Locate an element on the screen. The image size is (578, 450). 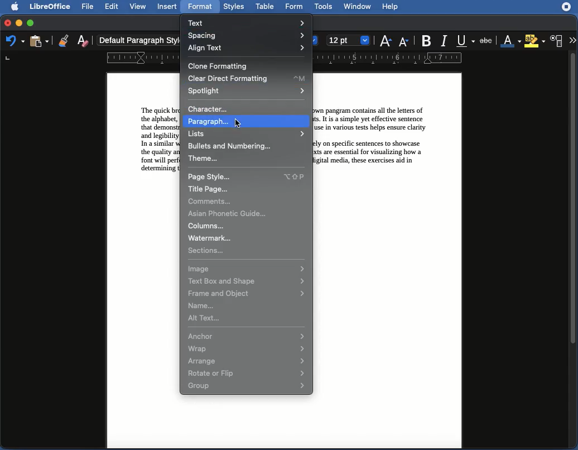
Name is located at coordinates (203, 305).